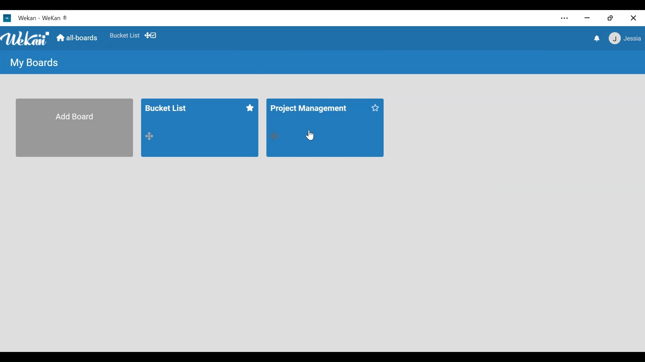 The height and width of the screenshot is (362, 645). I want to click on board 1, so click(200, 127).